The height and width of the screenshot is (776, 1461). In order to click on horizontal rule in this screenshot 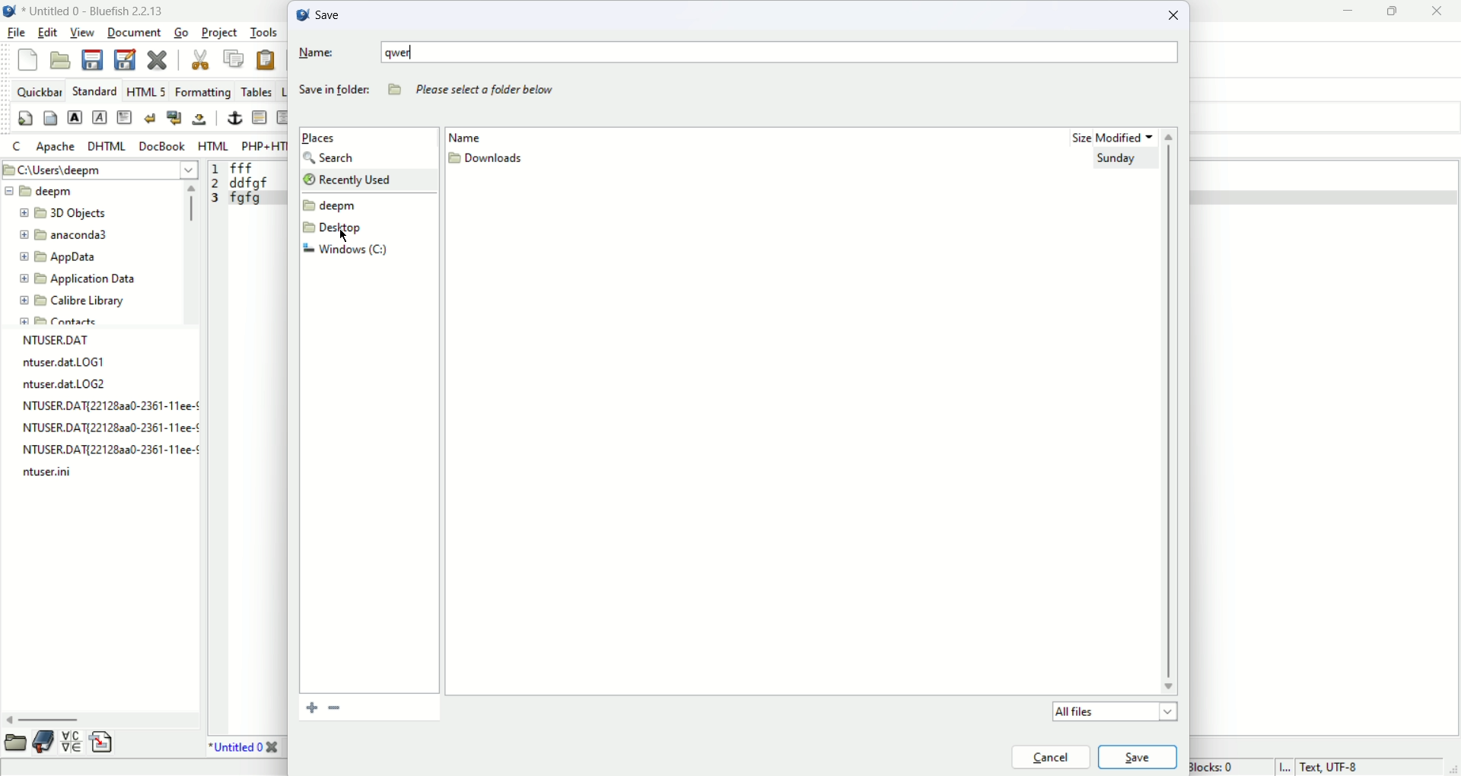, I will do `click(257, 118)`.